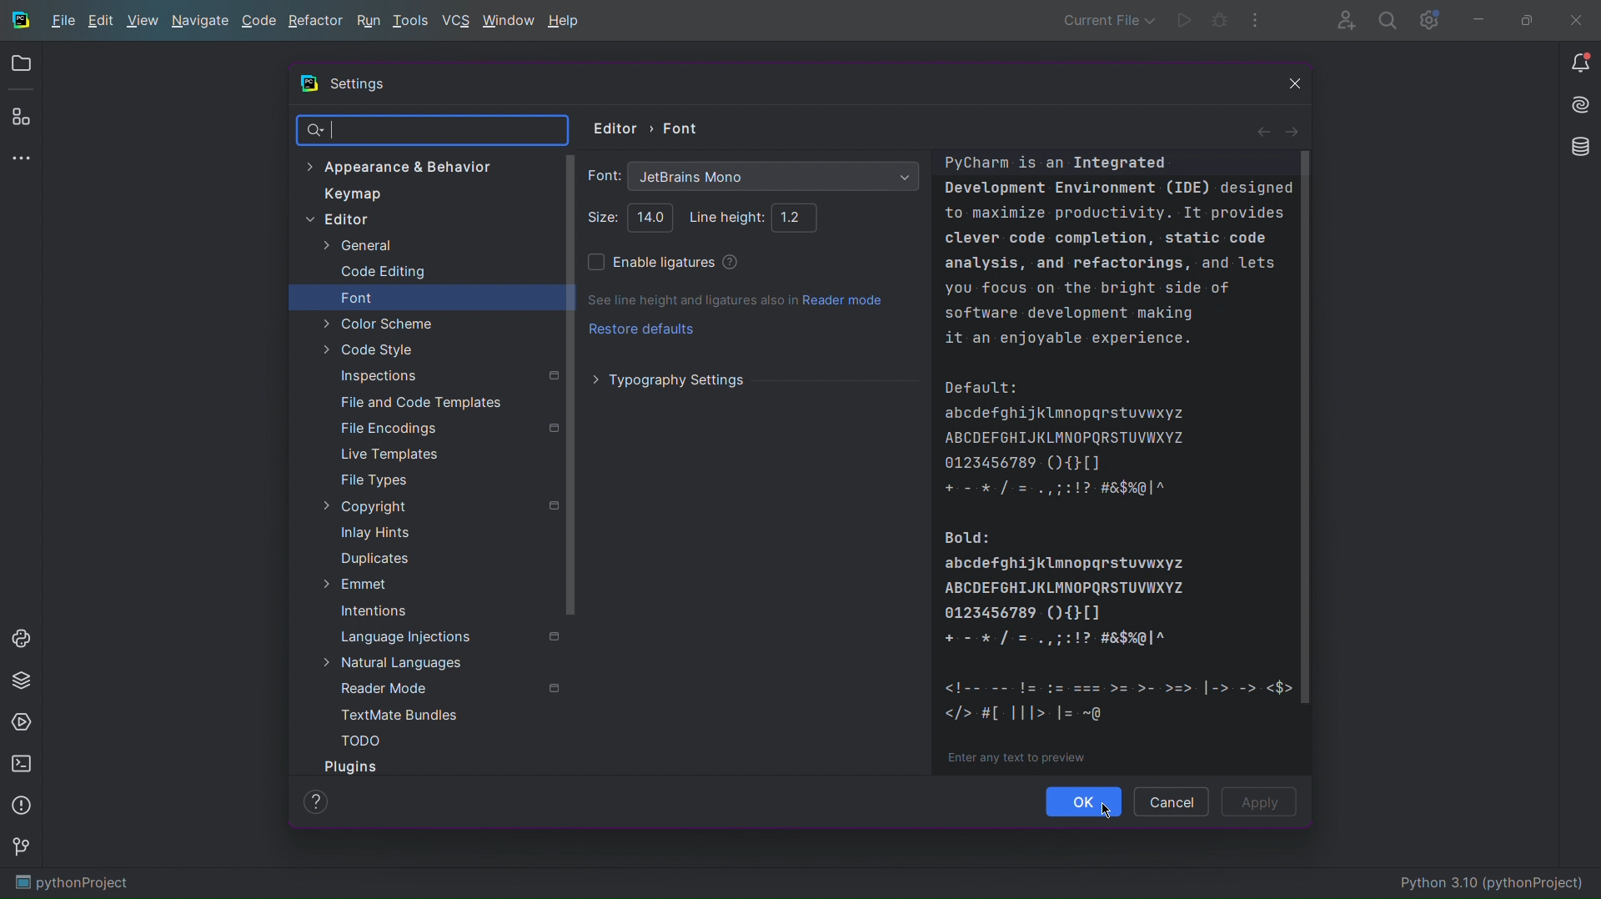 Image resolution: width=1601 pixels, height=899 pixels. What do you see at coordinates (1262, 130) in the screenshot?
I see `Back` at bounding box center [1262, 130].